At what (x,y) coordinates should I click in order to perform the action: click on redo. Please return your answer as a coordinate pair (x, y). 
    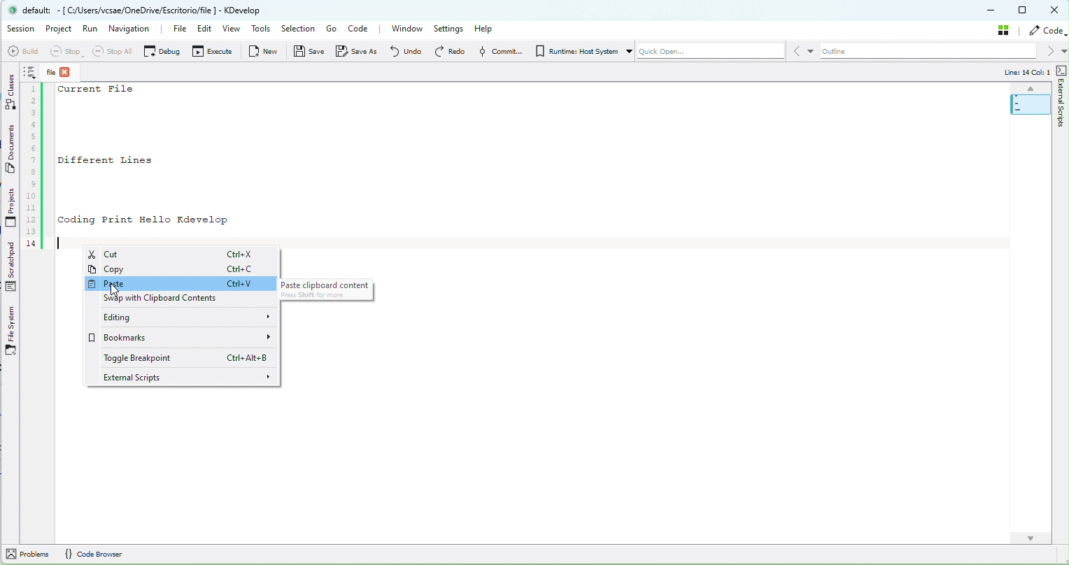
    Looking at the image, I should click on (449, 51).